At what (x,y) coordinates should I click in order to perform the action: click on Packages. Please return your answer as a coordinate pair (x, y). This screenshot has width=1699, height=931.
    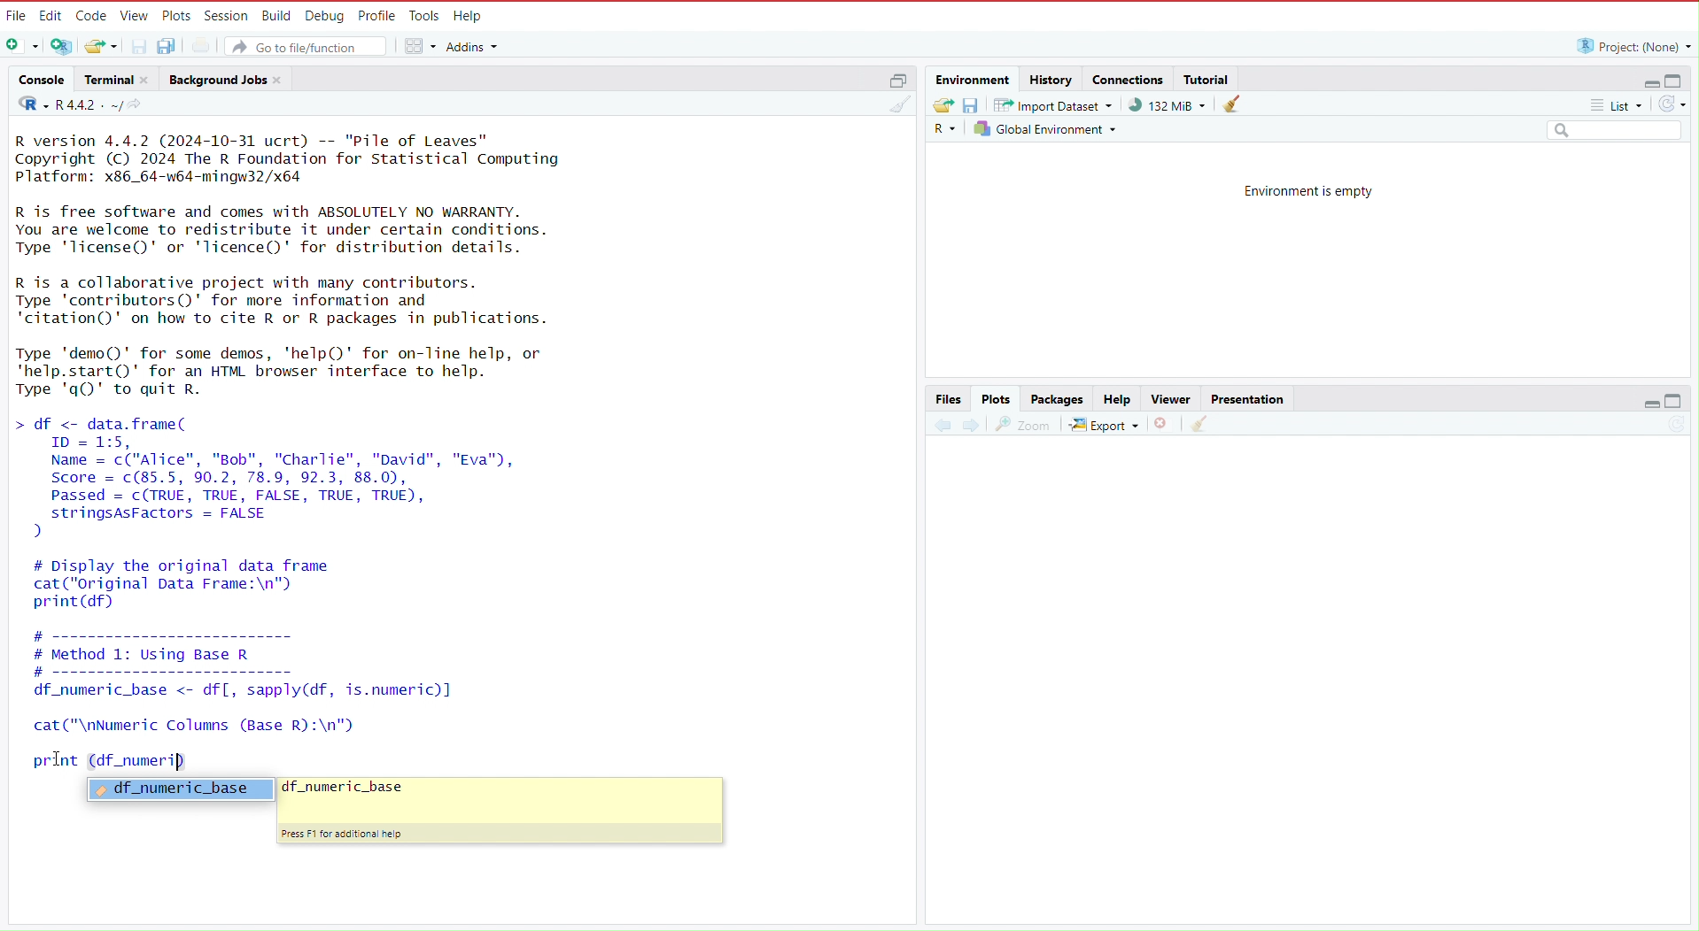
    Looking at the image, I should click on (1055, 397).